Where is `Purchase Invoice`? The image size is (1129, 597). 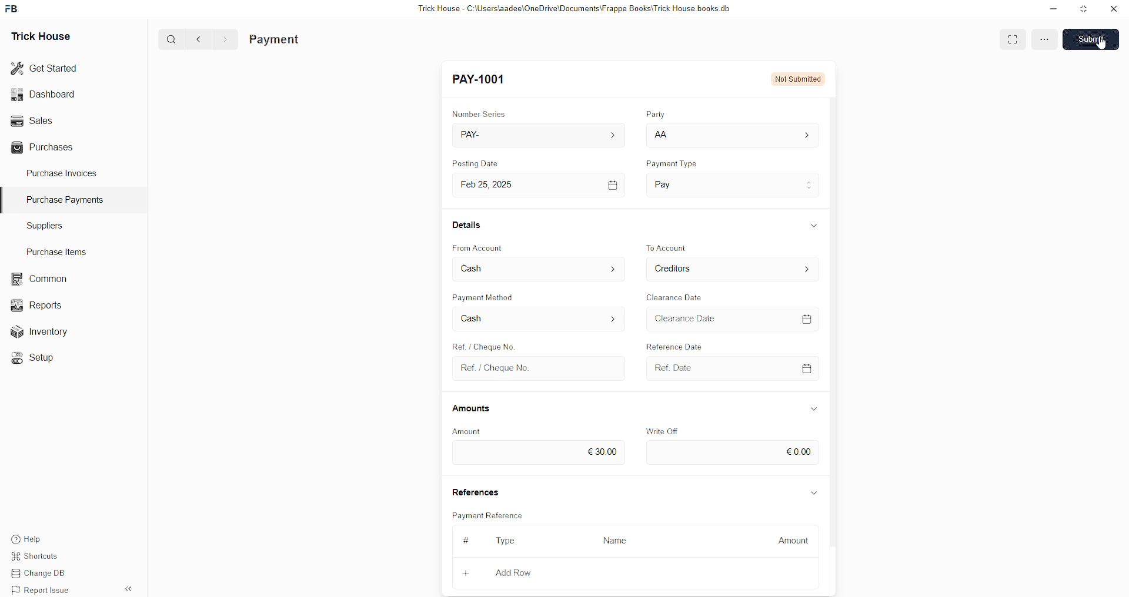
Purchase Invoice is located at coordinates (303, 39).